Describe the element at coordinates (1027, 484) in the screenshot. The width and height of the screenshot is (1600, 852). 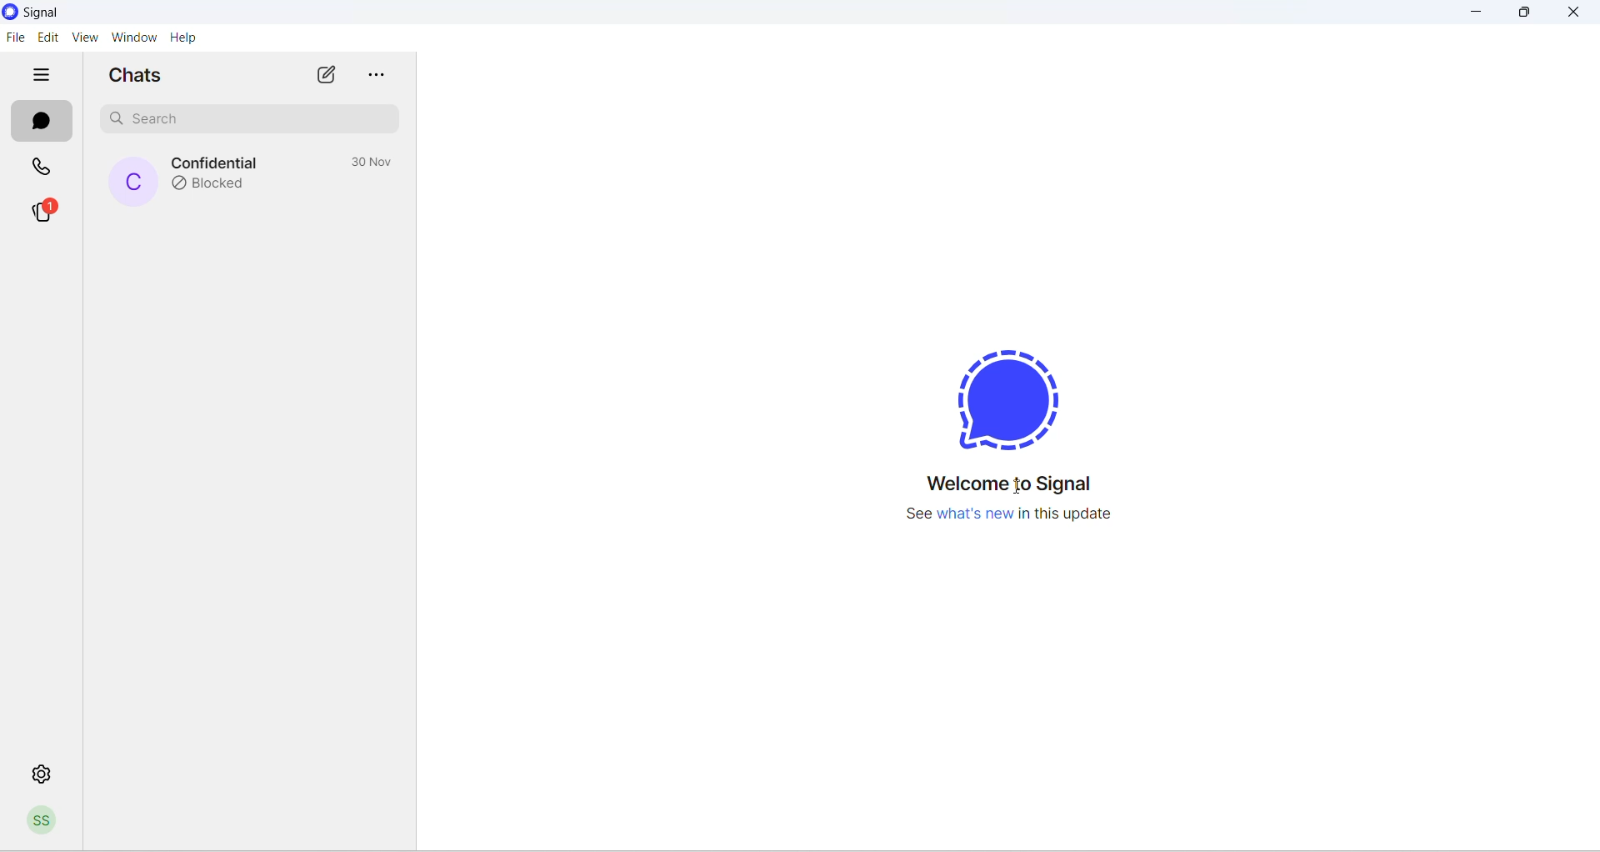
I see `welcome message` at that location.